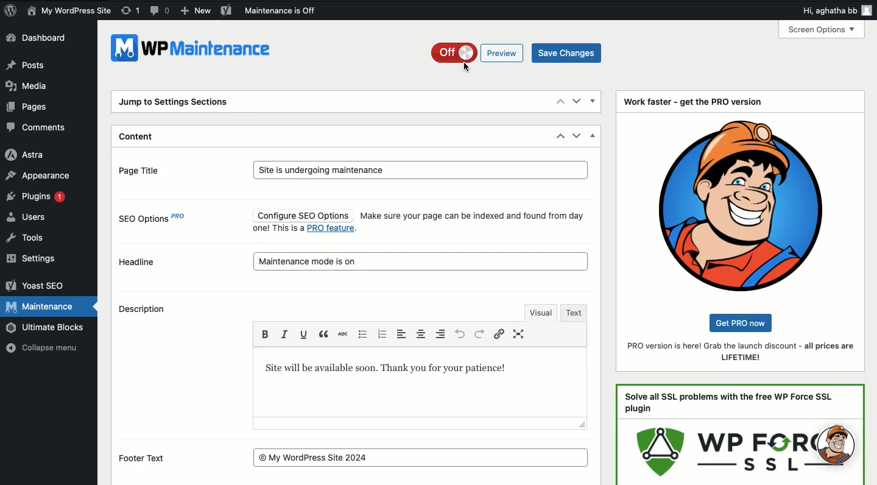  Describe the element at coordinates (451, 52) in the screenshot. I see `Off` at that location.